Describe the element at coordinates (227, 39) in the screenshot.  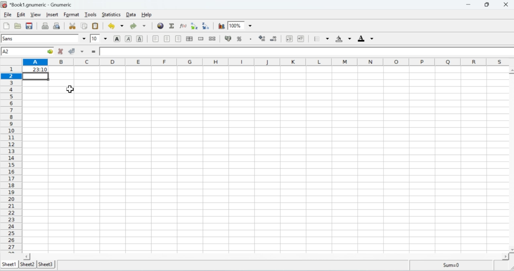
I see `` at that location.